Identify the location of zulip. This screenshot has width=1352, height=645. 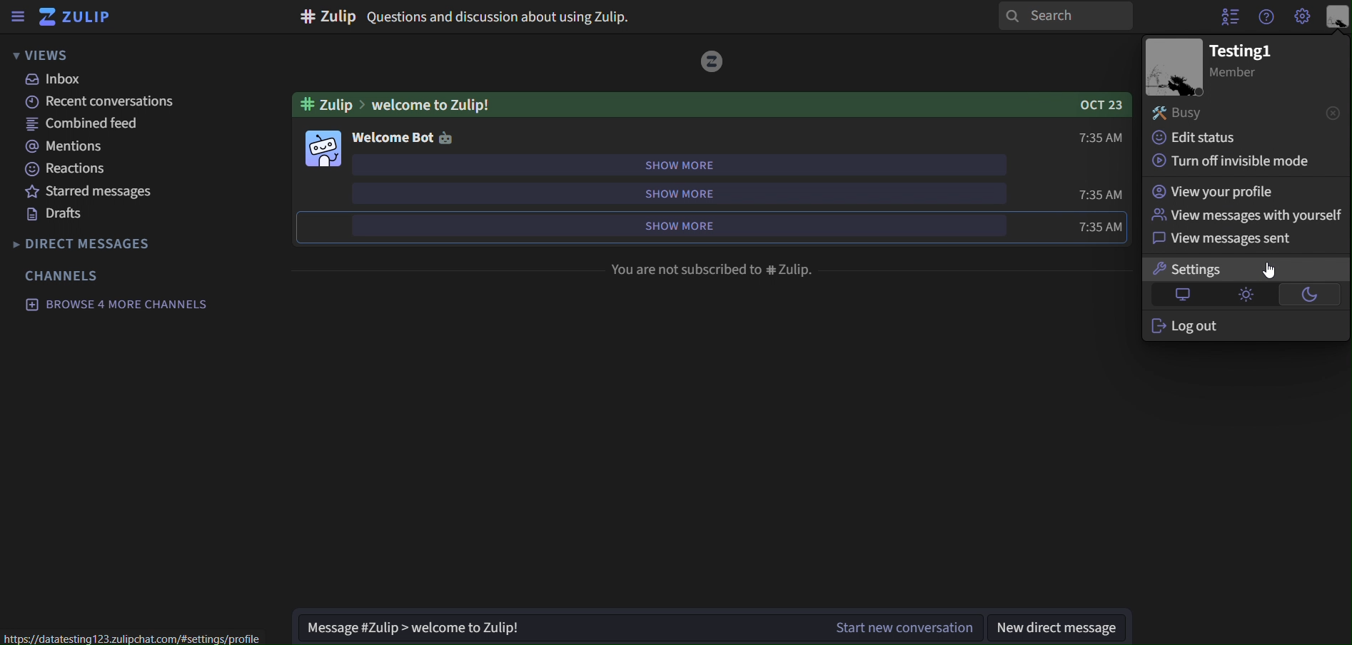
(73, 17).